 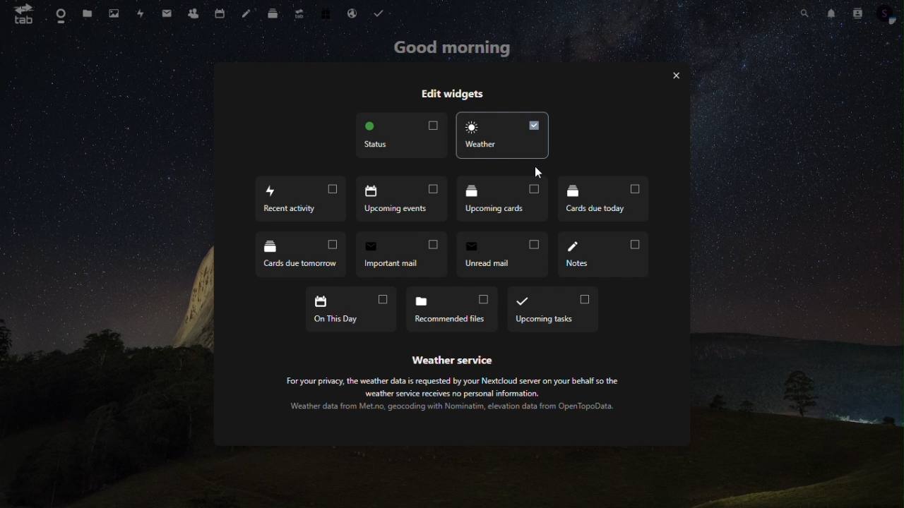 I want to click on on the day, so click(x=353, y=309).